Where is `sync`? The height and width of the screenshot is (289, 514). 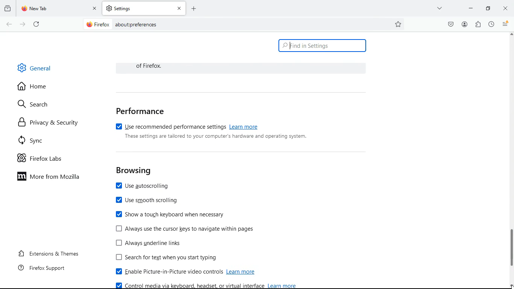
sync is located at coordinates (36, 140).